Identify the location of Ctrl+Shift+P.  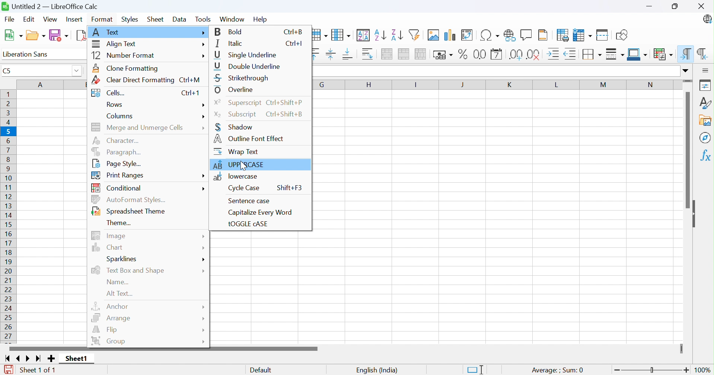
(286, 103).